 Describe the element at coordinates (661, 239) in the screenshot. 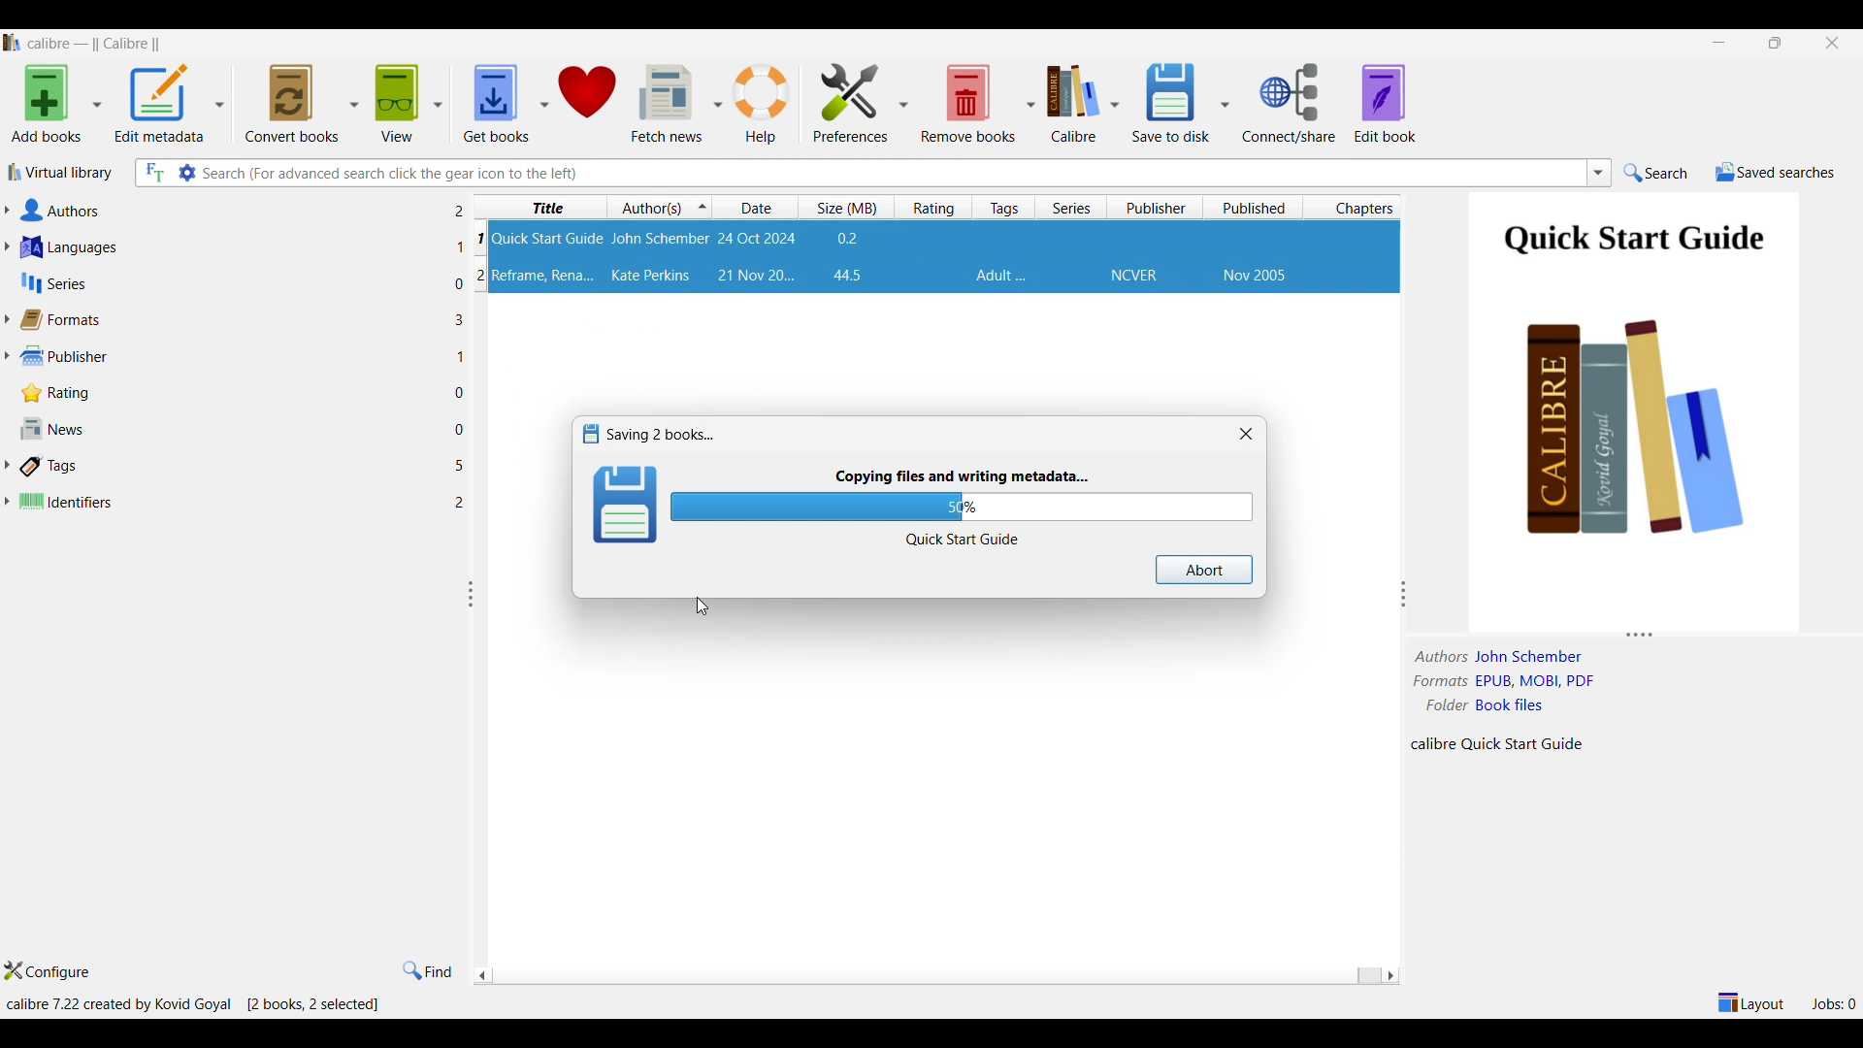

I see `Author` at that location.